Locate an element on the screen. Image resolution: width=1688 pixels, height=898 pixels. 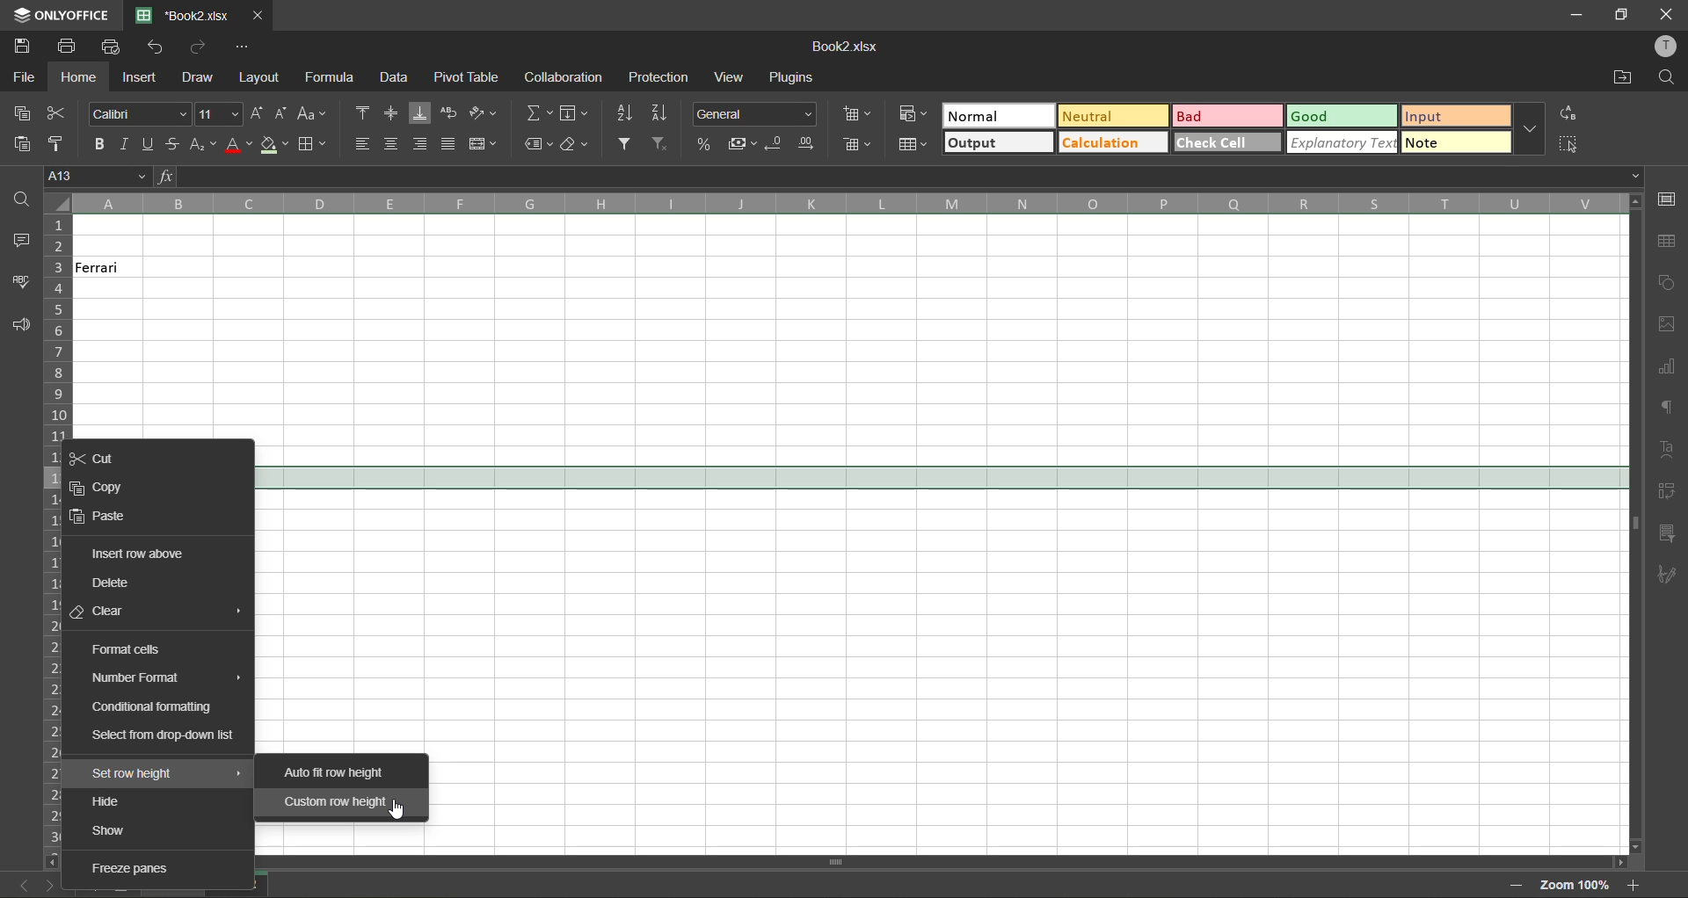
borders is located at coordinates (310, 145).